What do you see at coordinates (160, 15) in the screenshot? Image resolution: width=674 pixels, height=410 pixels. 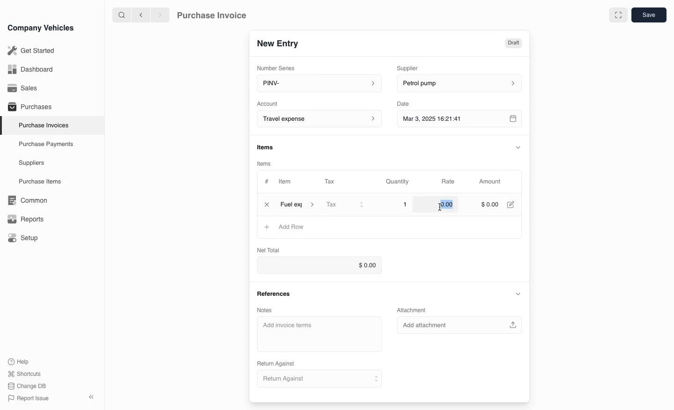 I see `next` at bounding box center [160, 15].